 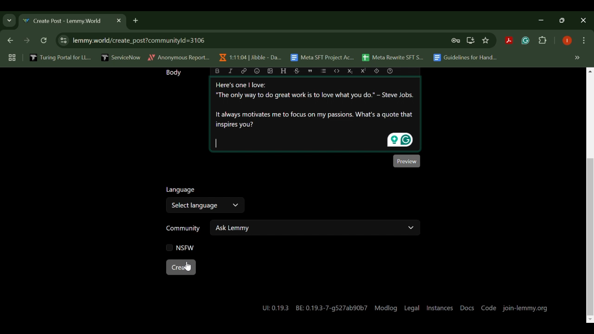 What do you see at coordinates (231, 71) in the screenshot?
I see `italic` at bounding box center [231, 71].